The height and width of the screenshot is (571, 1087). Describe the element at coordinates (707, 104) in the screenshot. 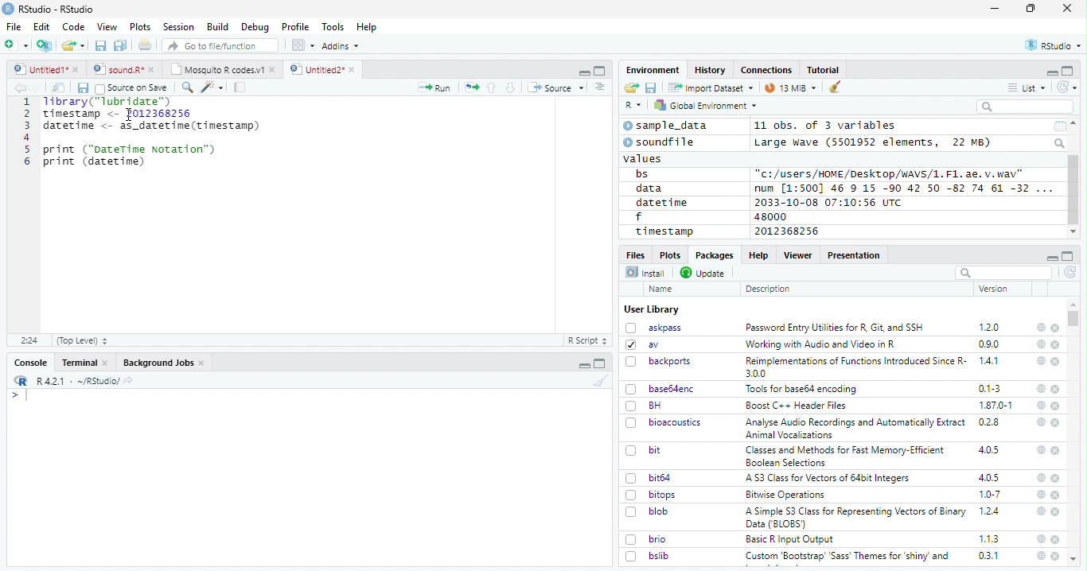

I see `Global Environment` at that location.